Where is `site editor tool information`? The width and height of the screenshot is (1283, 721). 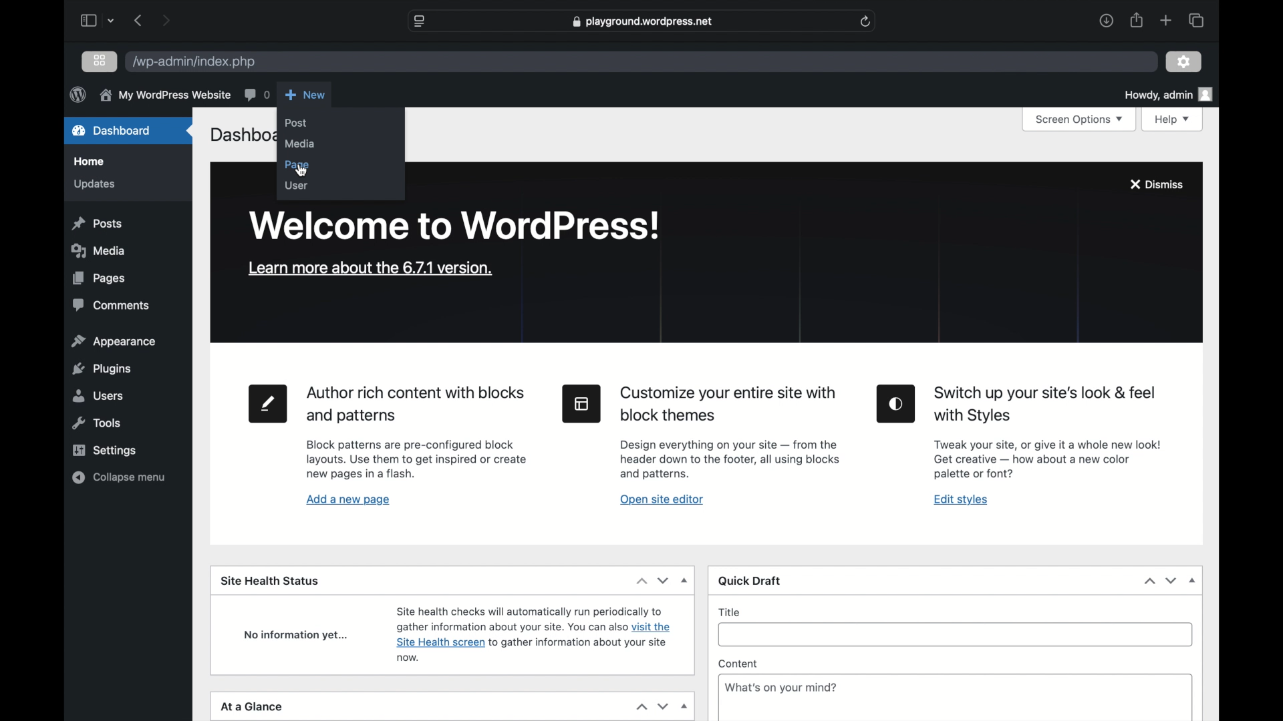 site editor tool information is located at coordinates (730, 459).